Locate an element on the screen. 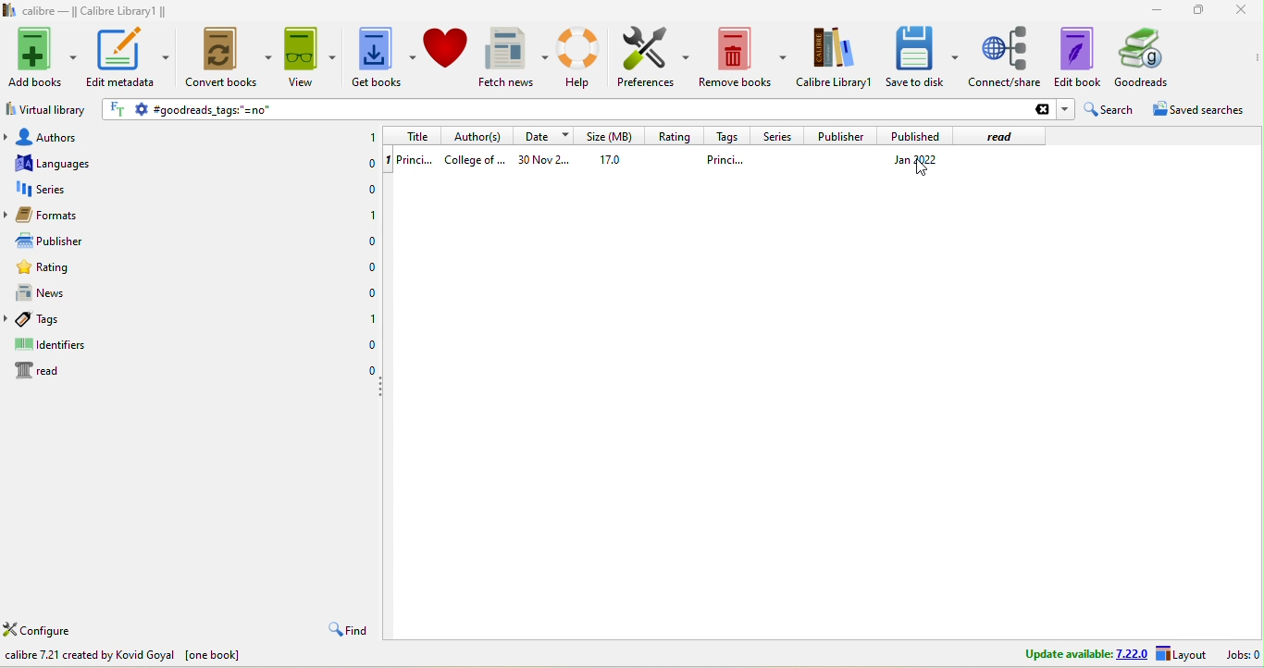  saved searches is located at coordinates (1196, 109).